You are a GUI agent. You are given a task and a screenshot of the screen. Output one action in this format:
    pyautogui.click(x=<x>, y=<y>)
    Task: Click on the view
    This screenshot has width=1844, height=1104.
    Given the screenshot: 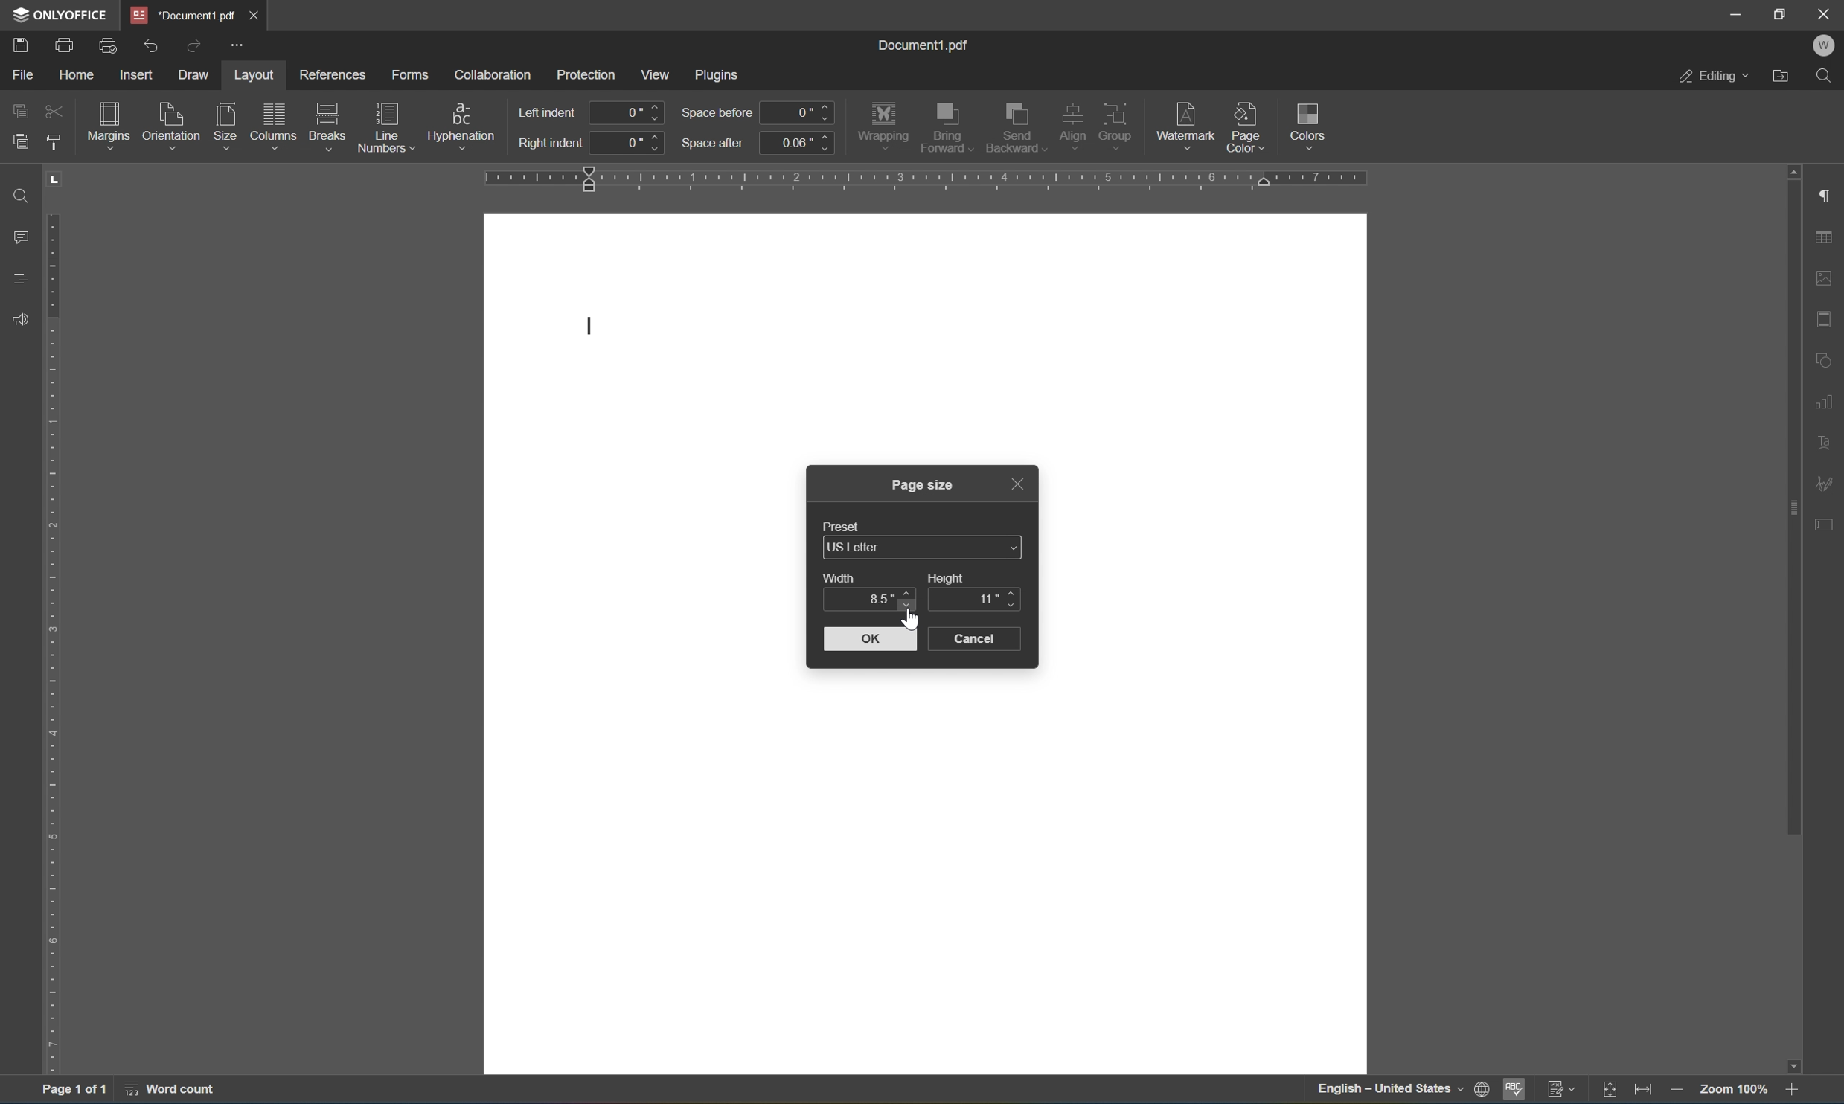 What is the action you would take?
    pyautogui.click(x=659, y=74)
    